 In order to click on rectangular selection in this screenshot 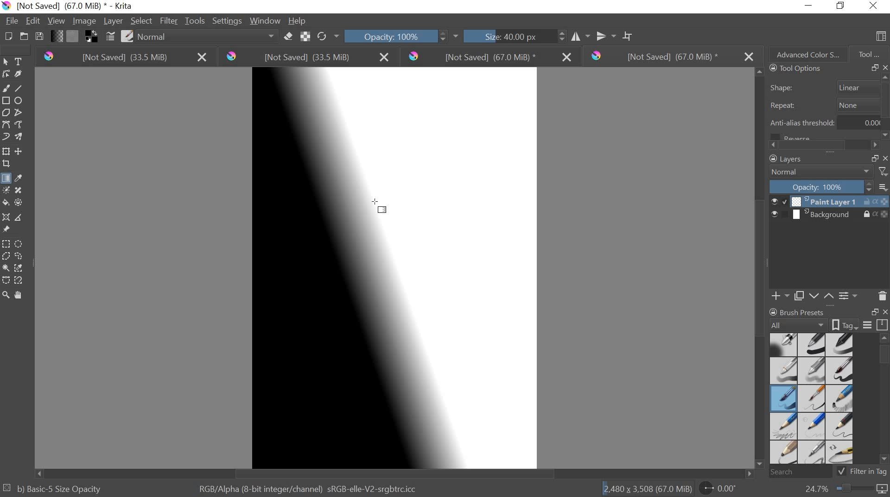, I will do `click(6, 243)`.